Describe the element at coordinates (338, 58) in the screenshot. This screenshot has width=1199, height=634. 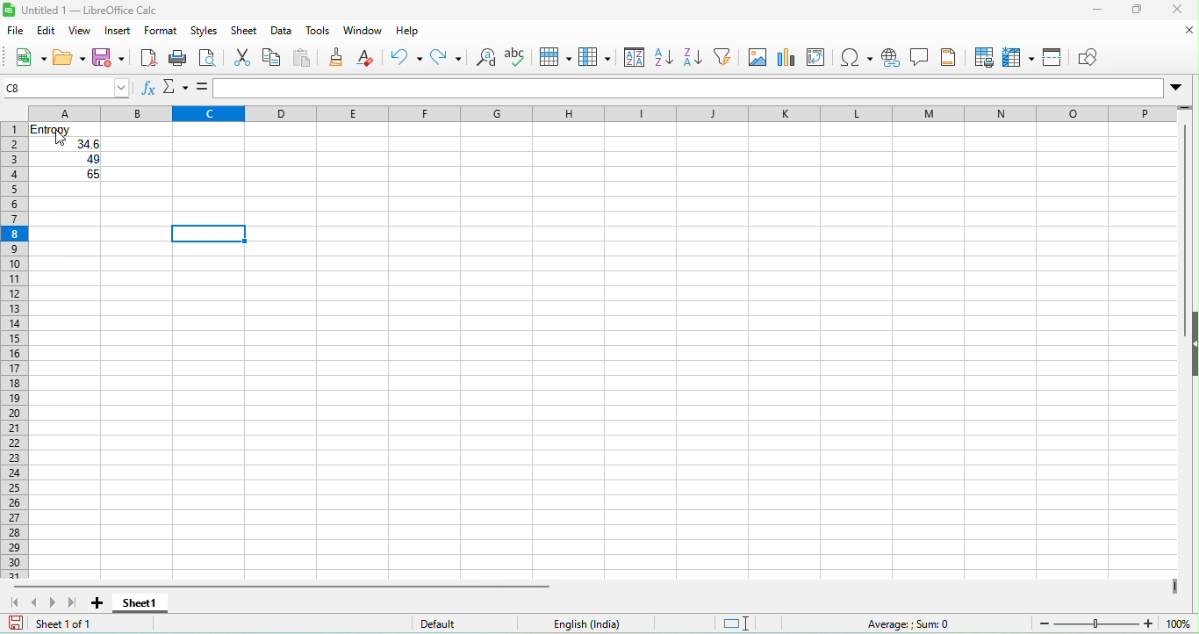
I see `clone formatting` at that location.